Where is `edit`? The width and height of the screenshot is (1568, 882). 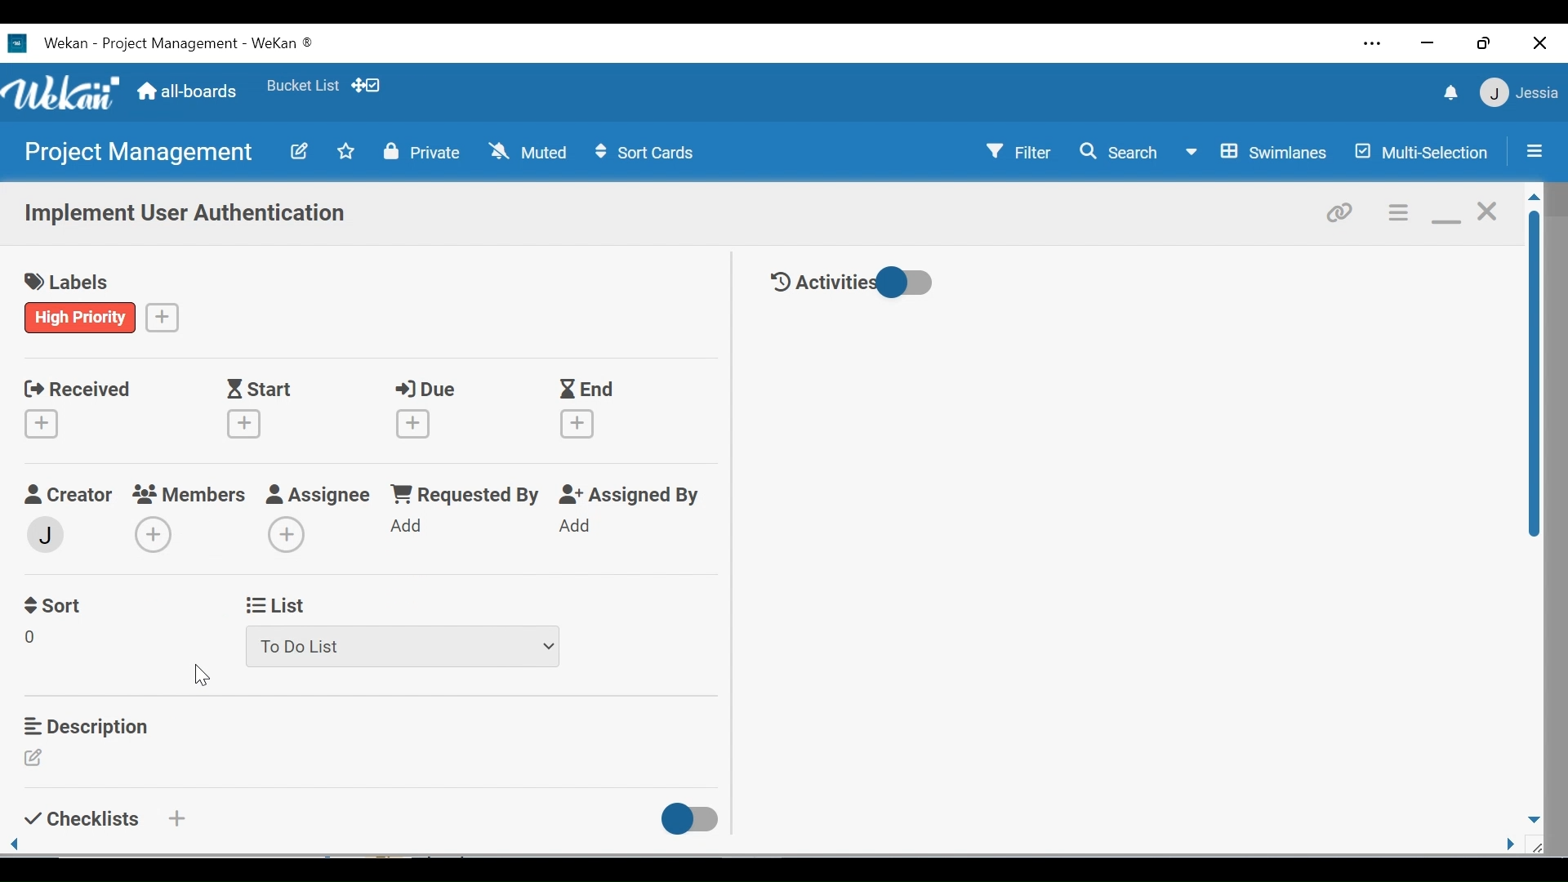
edit is located at coordinates (298, 150).